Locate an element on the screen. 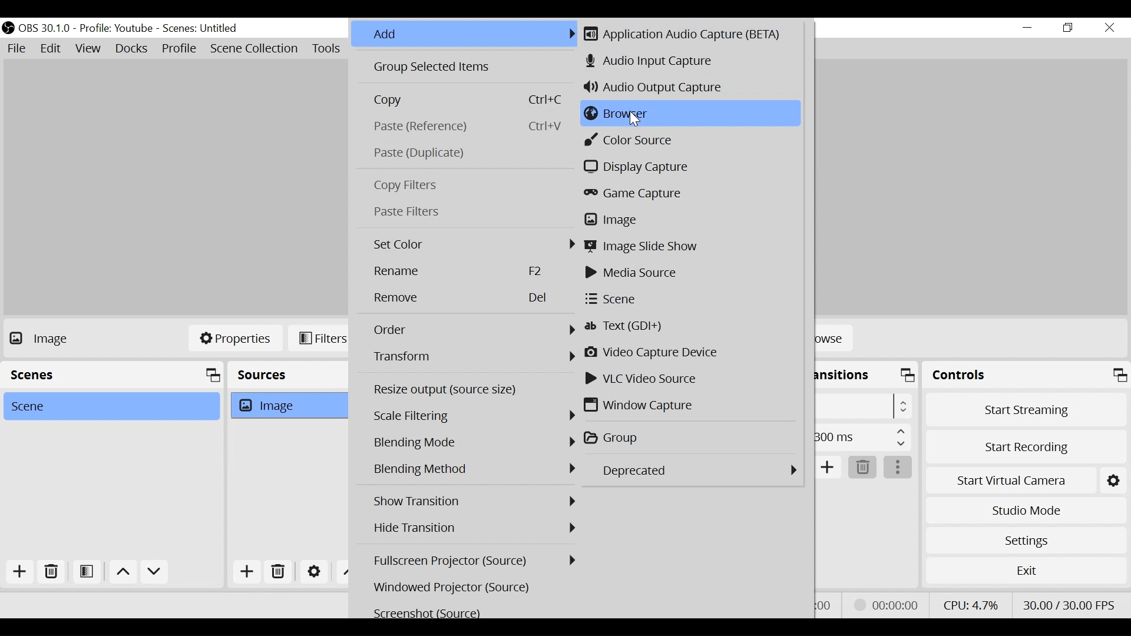 This screenshot has width=1131, height=636. minimize is located at coordinates (1027, 28).